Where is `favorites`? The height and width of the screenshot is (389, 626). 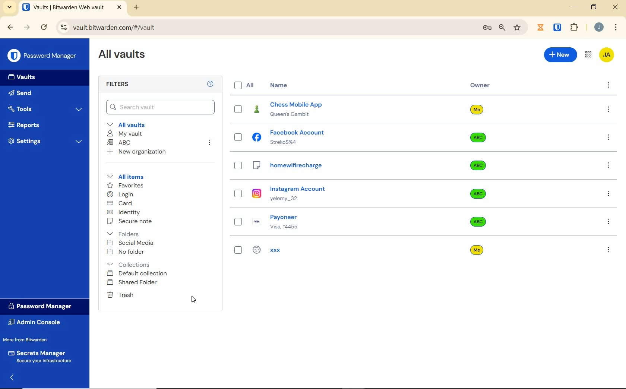 favorites is located at coordinates (128, 186).